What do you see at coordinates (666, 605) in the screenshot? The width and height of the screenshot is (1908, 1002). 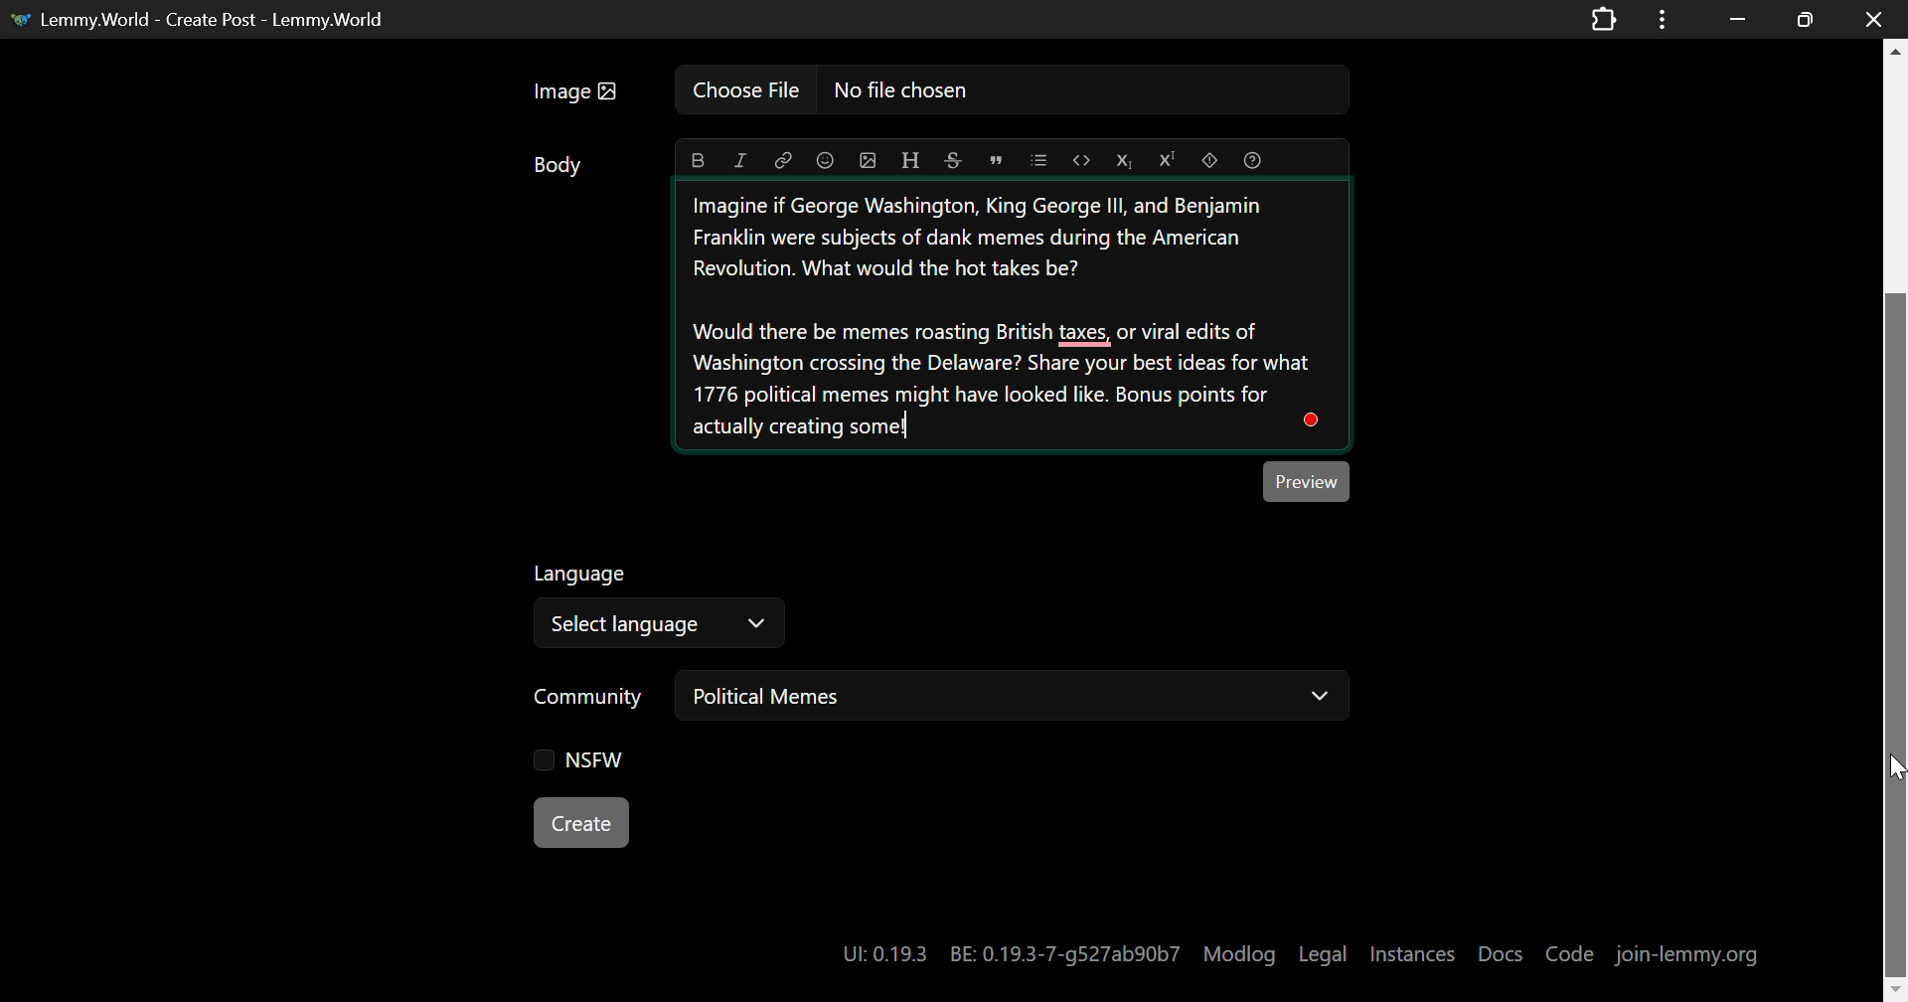 I see `Select Post Language` at bounding box center [666, 605].